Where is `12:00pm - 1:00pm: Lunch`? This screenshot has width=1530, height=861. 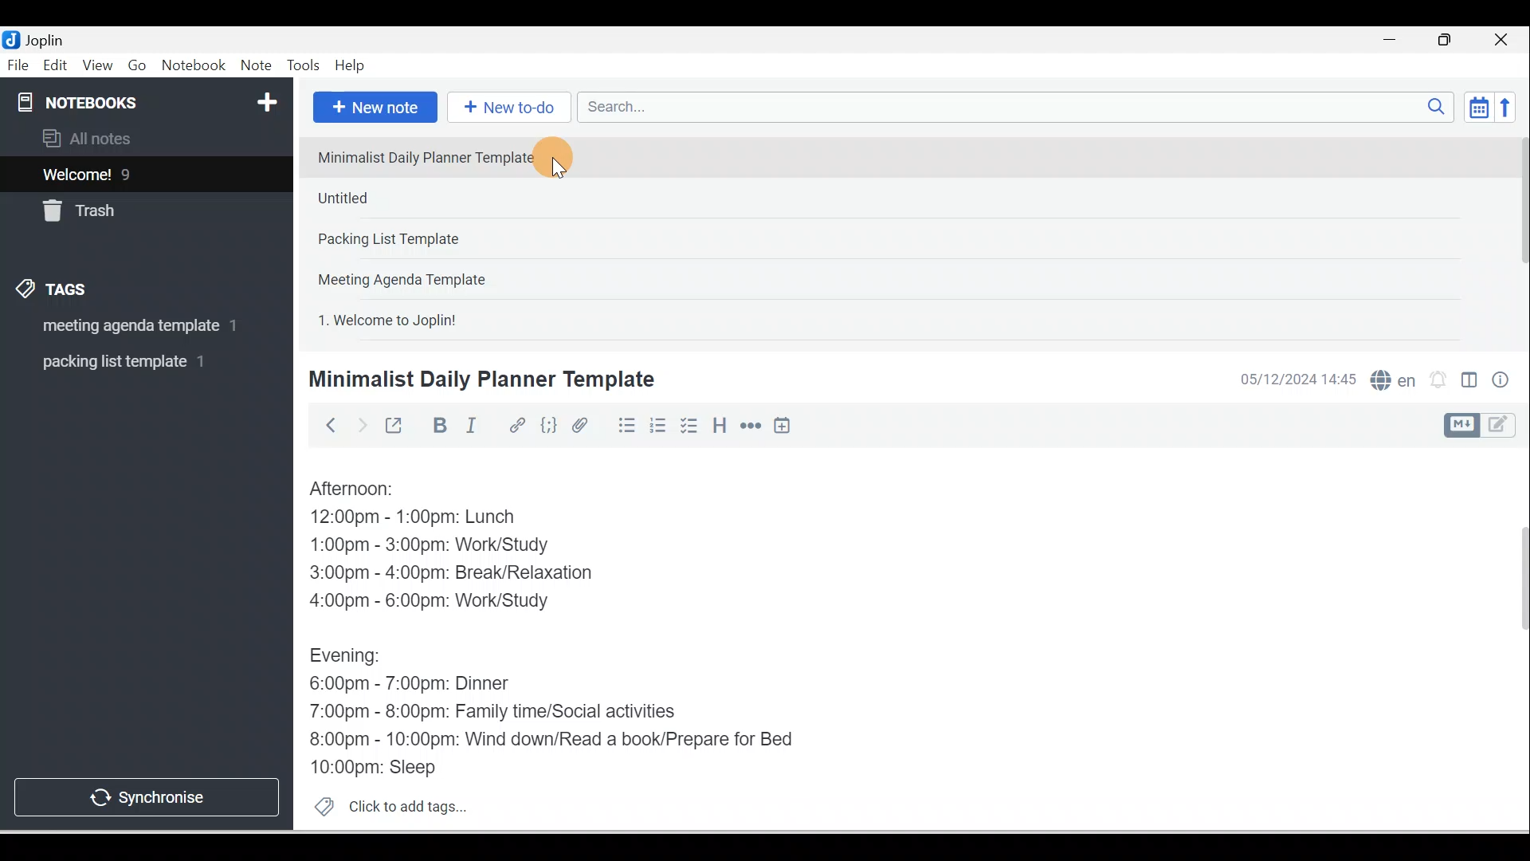 12:00pm - 1:00pm: Lunch is located at coordinates (431, 518).